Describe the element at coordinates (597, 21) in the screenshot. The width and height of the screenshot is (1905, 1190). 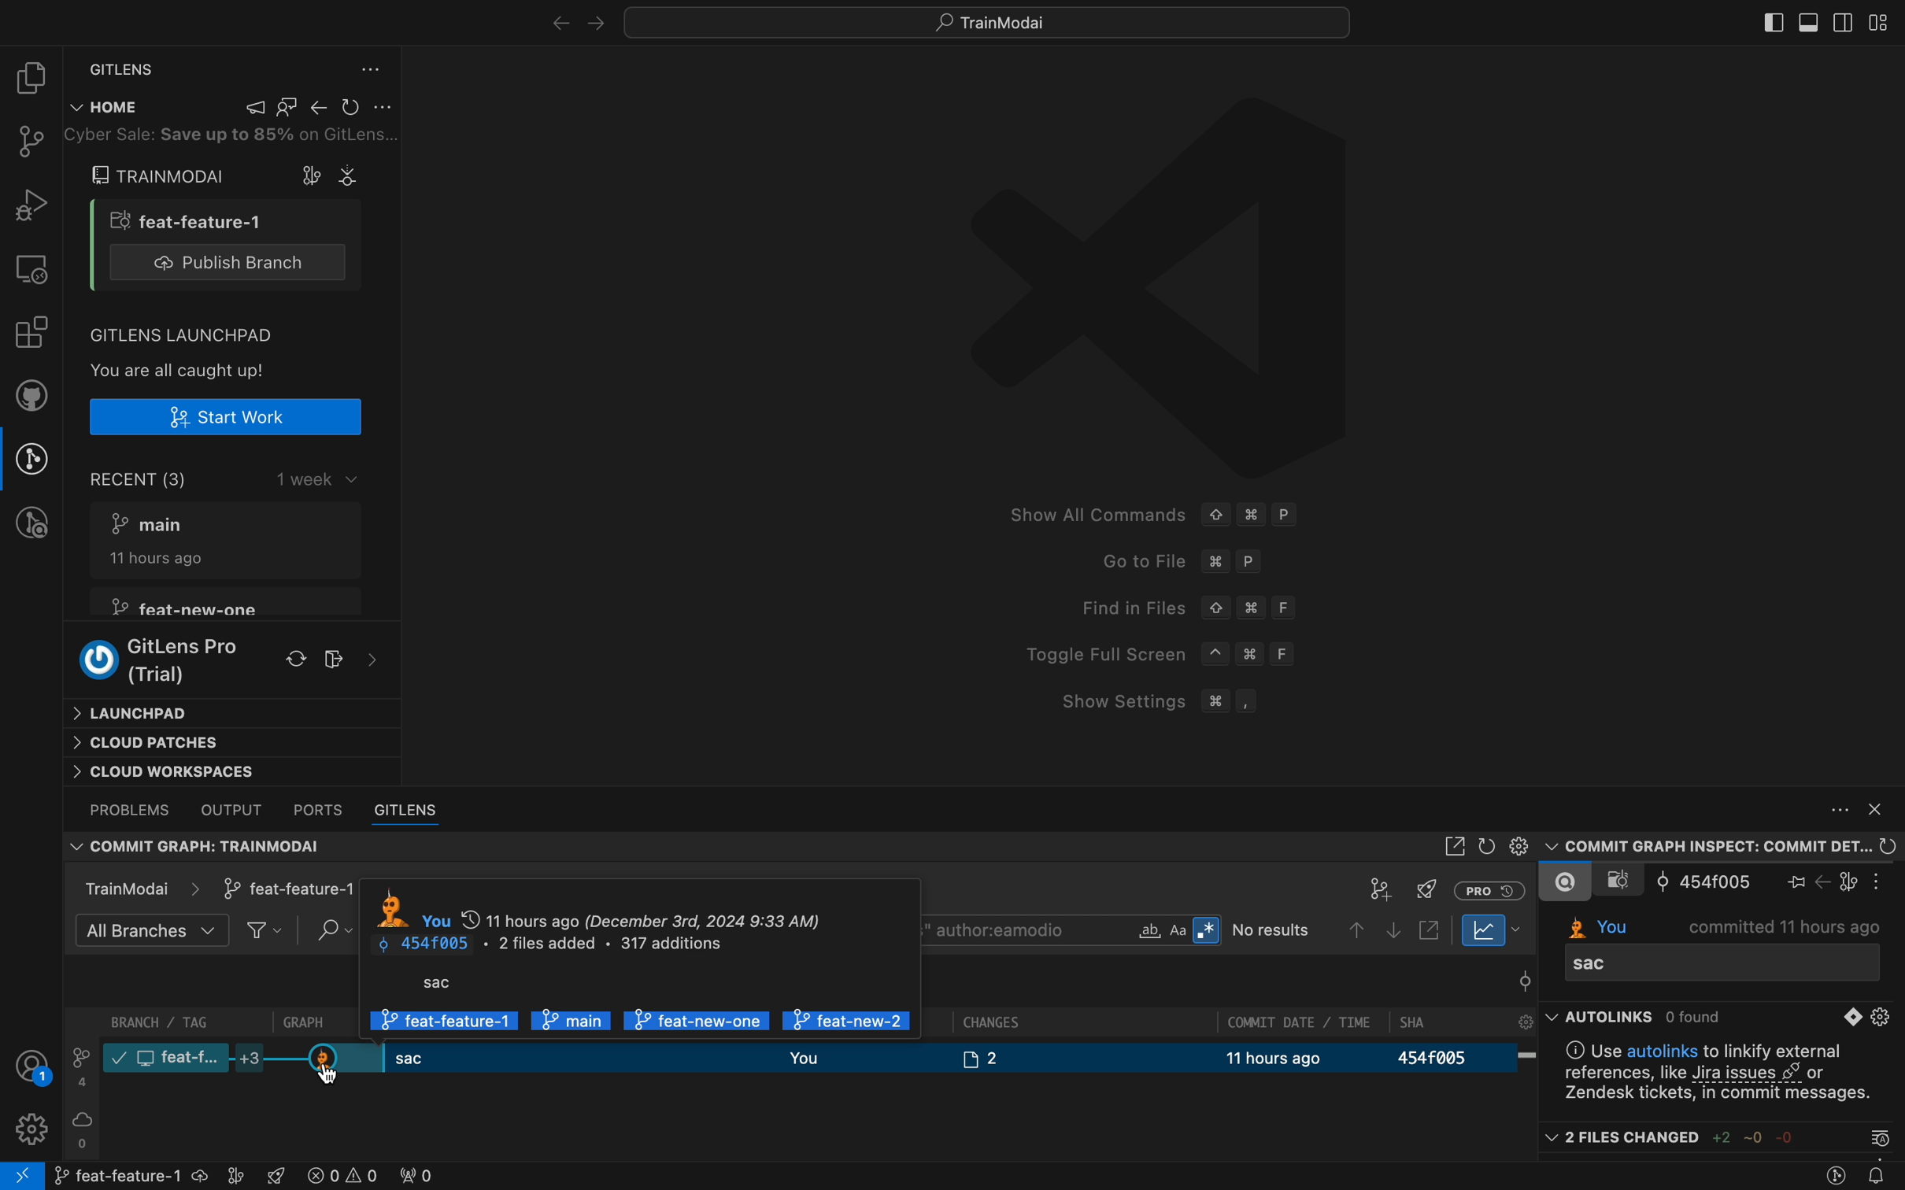
I see `arrows` at that location.